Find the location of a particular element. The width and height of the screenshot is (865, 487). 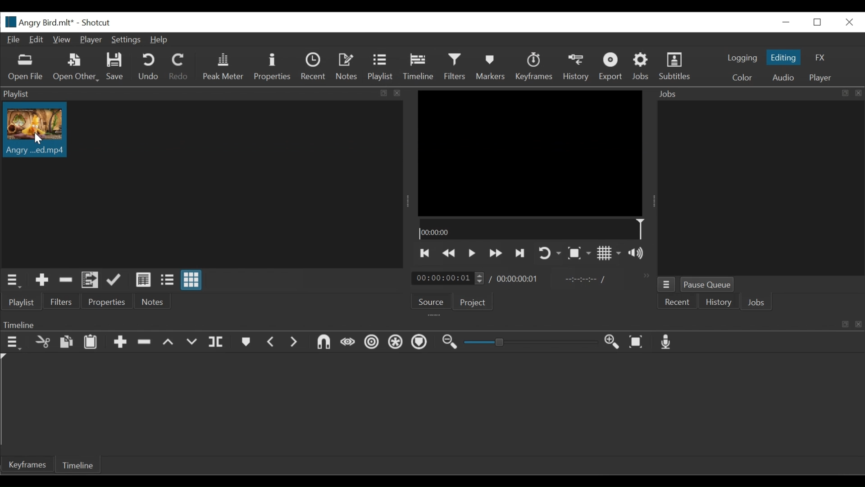

Properties is located at coordinates (109, 301).